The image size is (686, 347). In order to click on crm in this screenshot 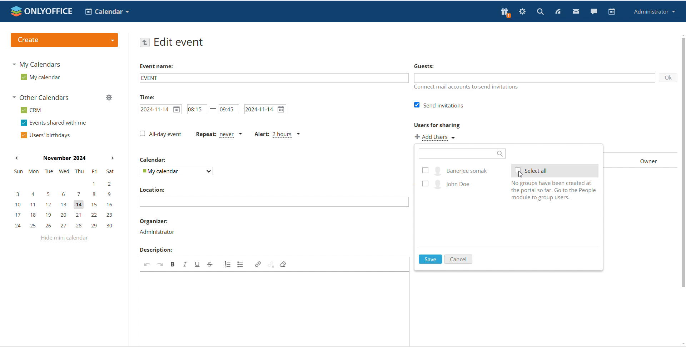, I will do `click(31, 111)`.